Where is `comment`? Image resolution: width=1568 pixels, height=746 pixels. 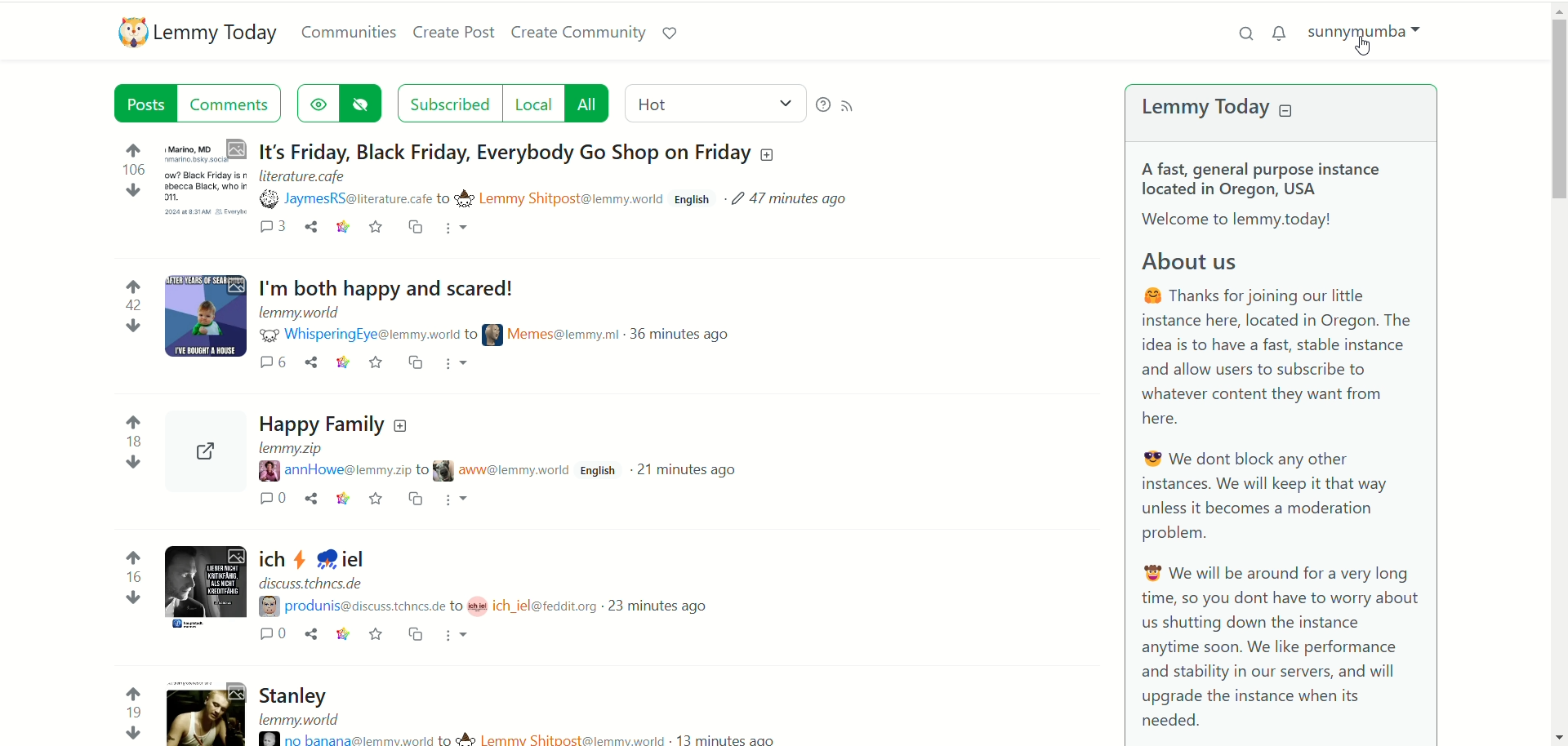
comment is located at coordinates (271, 229).